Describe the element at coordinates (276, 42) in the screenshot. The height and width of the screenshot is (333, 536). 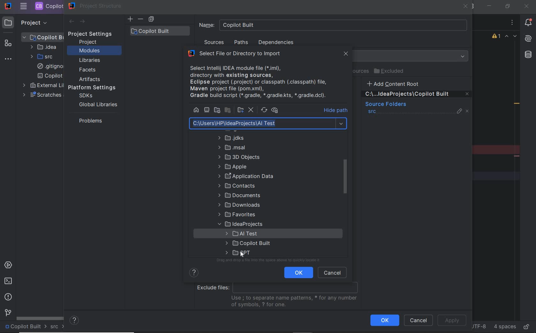
I see `dependencies` at that location.